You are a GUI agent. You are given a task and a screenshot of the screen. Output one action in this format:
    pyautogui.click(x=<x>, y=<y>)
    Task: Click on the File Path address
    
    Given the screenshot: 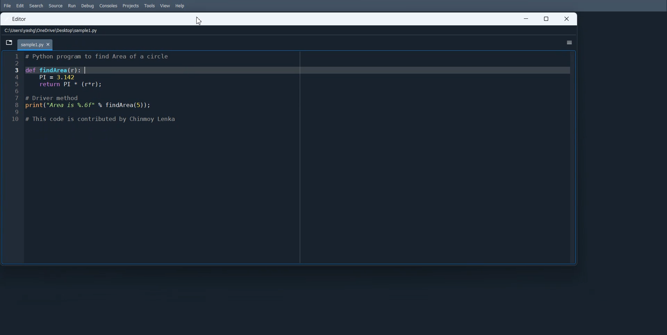 What is the action you would take?
    pyautogui.click(x=52, y=30)
    